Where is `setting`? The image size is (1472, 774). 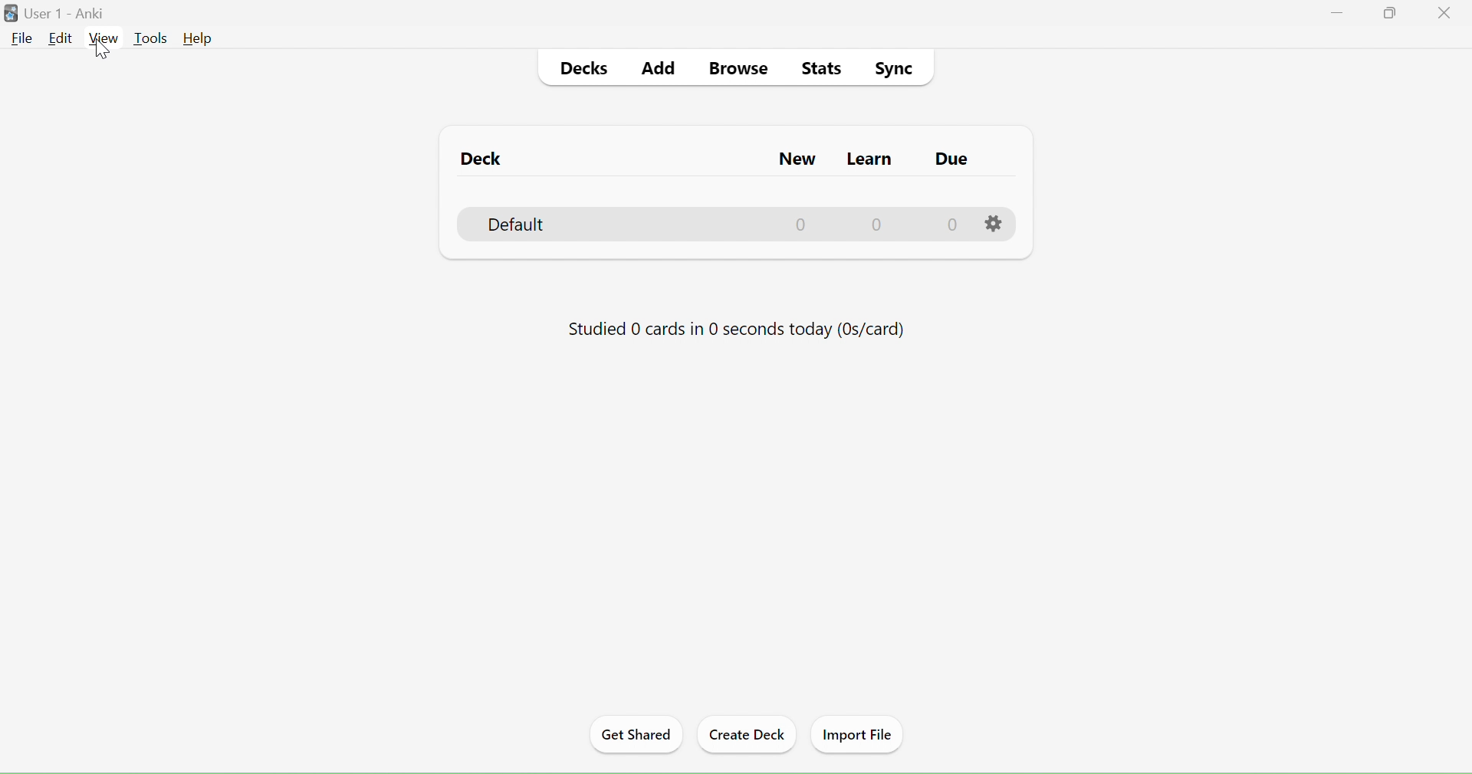 setting is located at coordinates (993, 221).